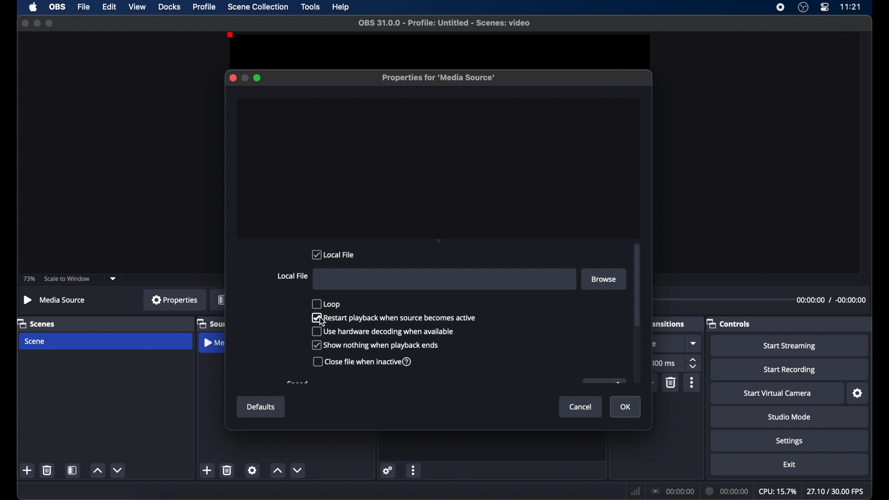 This screenshot has width=889, height=500. What do you see at coordinates (832, 300) in the screenshot?
I see `timestamp` at bounding box center [832, 300].